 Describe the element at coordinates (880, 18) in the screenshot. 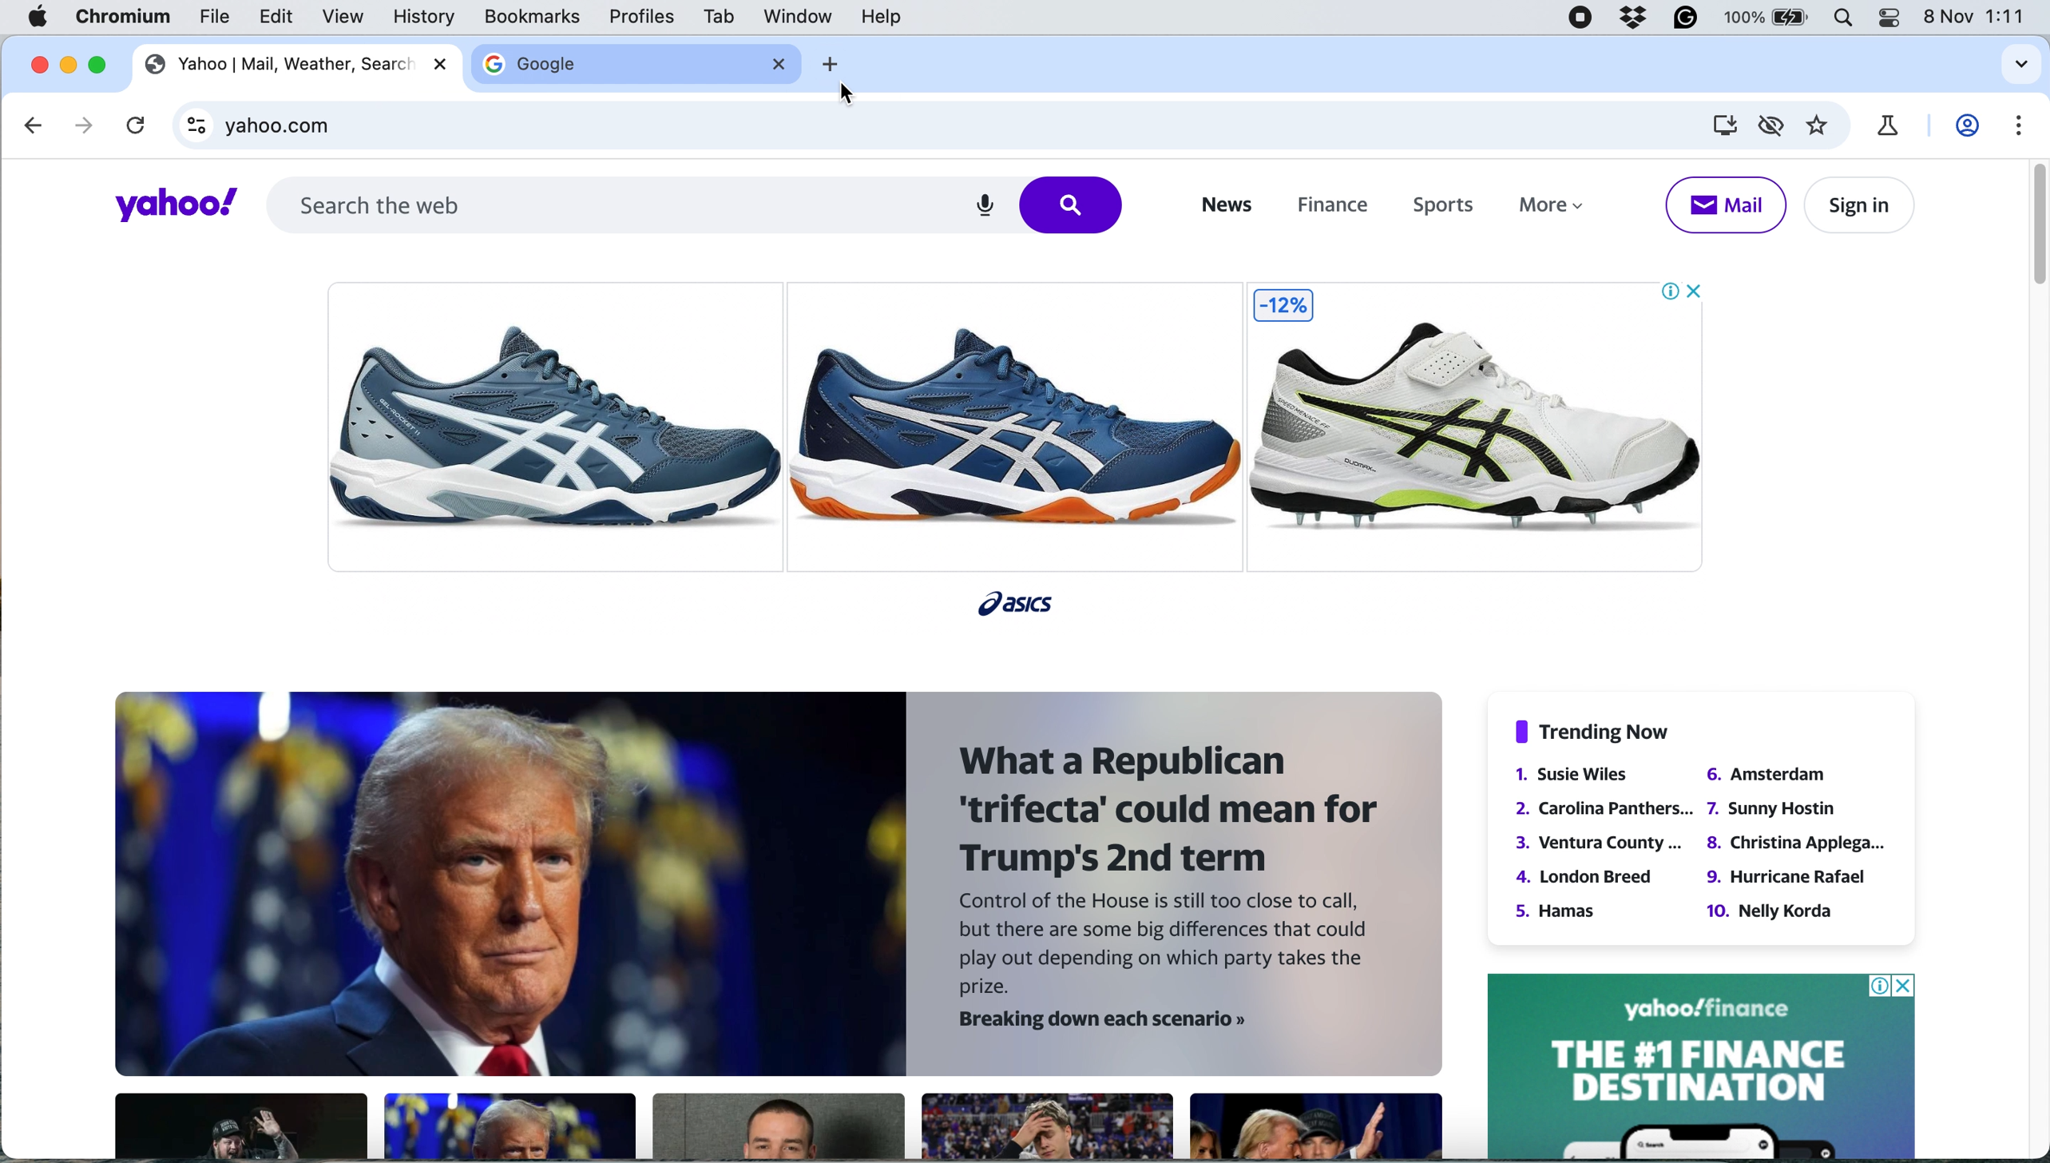

I see `help` at that location.